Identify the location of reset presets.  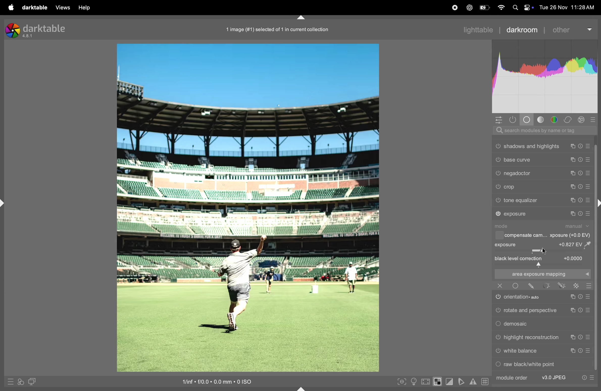
(581, 186).